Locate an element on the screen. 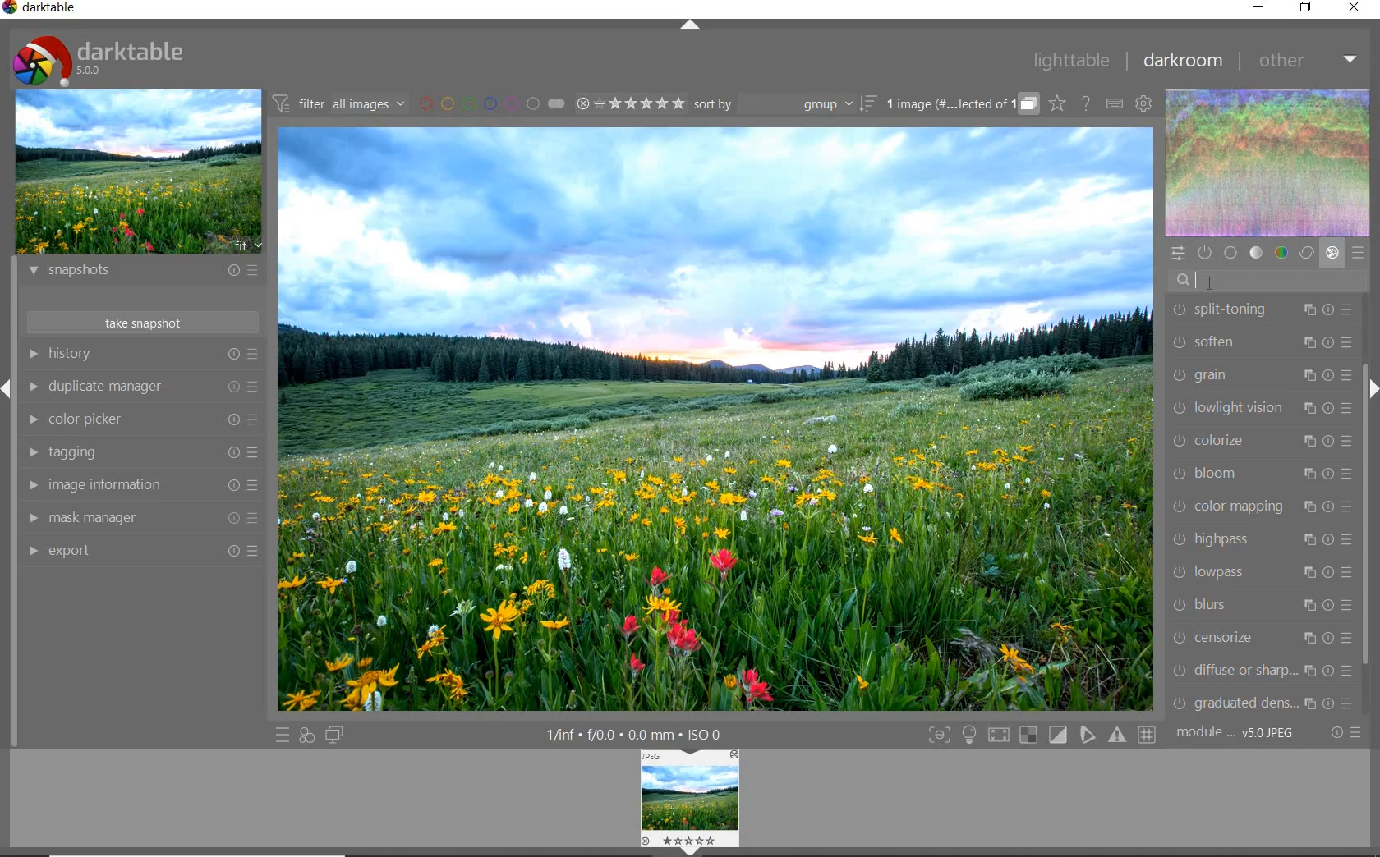 The width and height of the screenshot is (1380, 857). other is located at coordinates (1310, 60).